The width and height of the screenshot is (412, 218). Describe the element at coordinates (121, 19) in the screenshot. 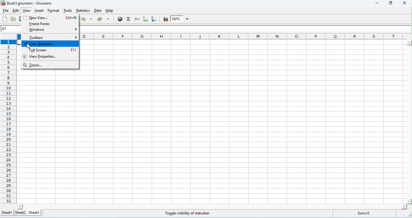

I see `insert hyper link` at that location.